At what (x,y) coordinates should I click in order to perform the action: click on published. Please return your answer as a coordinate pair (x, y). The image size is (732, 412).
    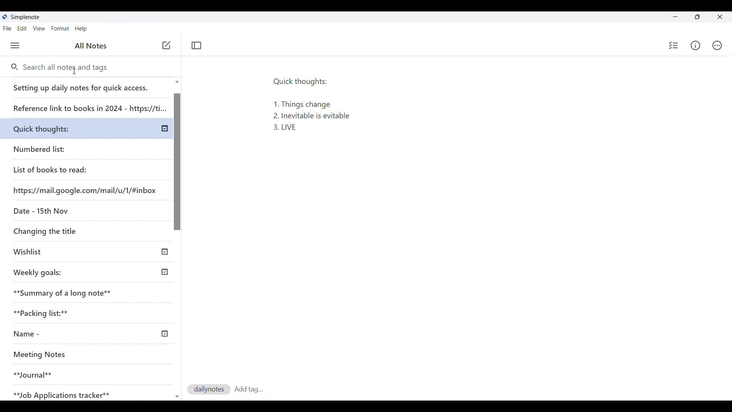
    Looking at the image, I should click on (165, 272).